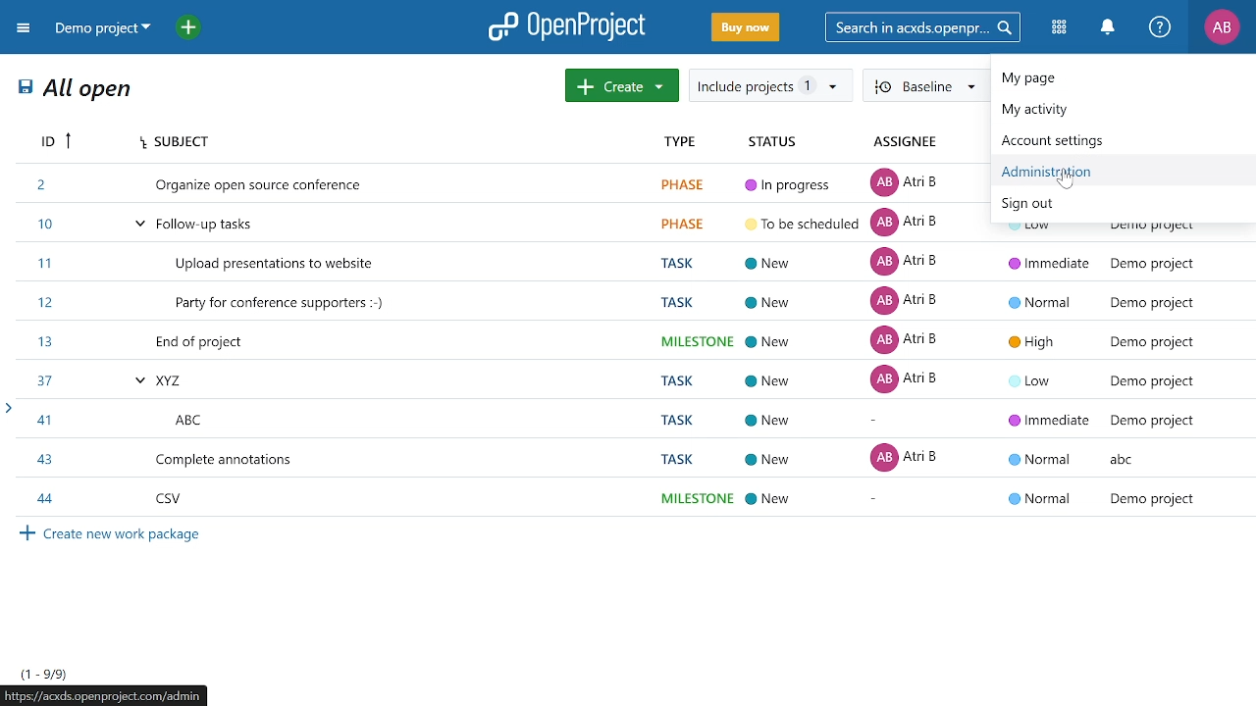  What do you see at coordinates (768, 85) in the screenshot?
I see `include projects` at bounding box center [768, 85].